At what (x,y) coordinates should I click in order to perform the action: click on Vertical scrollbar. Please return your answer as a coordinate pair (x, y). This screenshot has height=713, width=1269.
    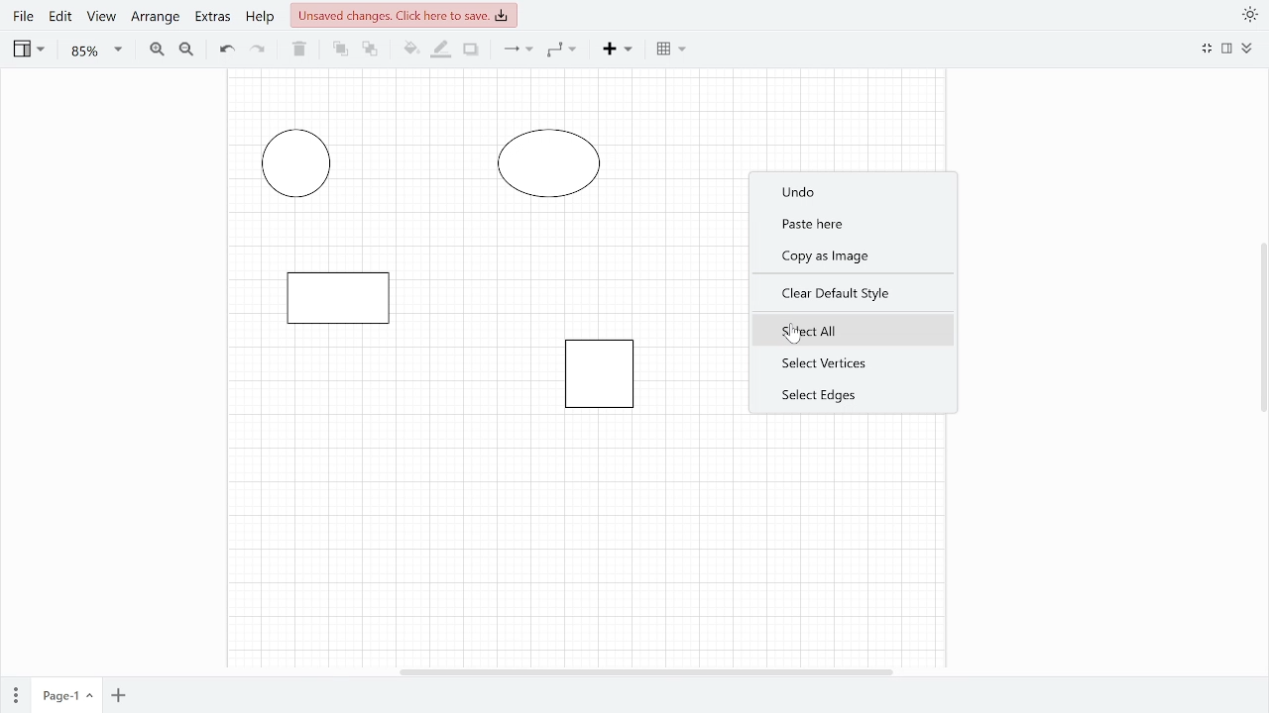
    Looking at the image, I should click on (1259, 330).